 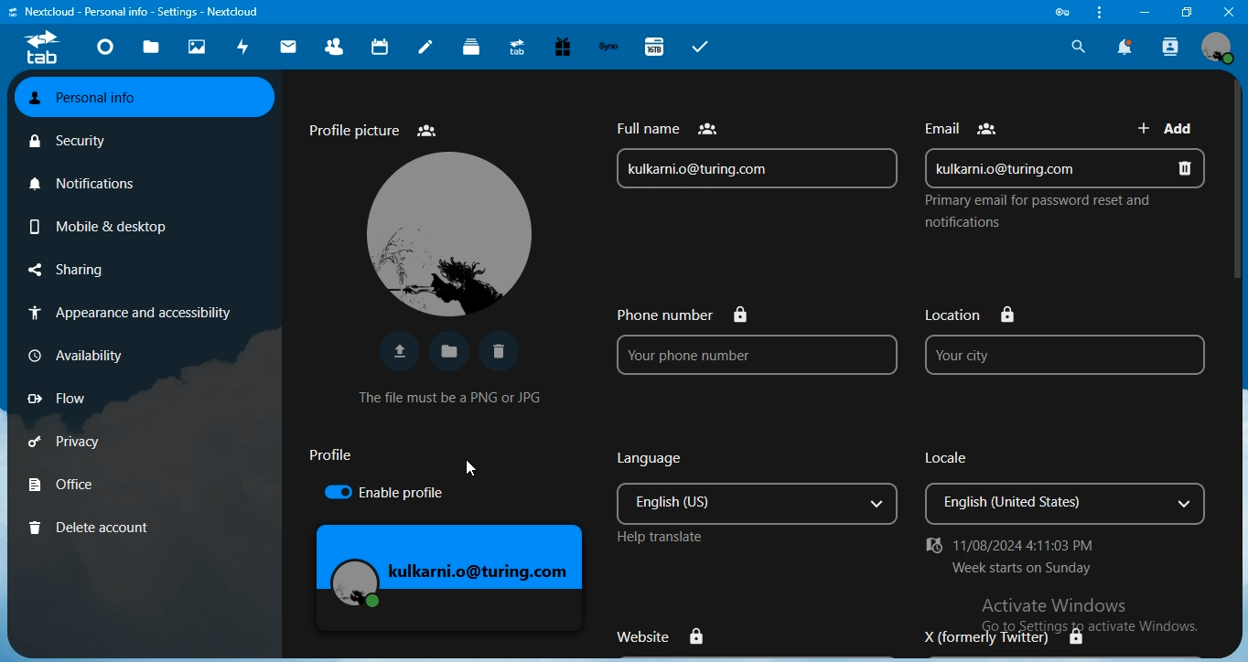 I want to click on view profile, so click(x=1218, y=47).